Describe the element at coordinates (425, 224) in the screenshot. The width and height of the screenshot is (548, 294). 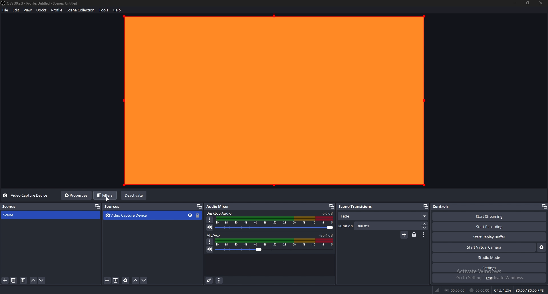
I see `increase duration` at that location.